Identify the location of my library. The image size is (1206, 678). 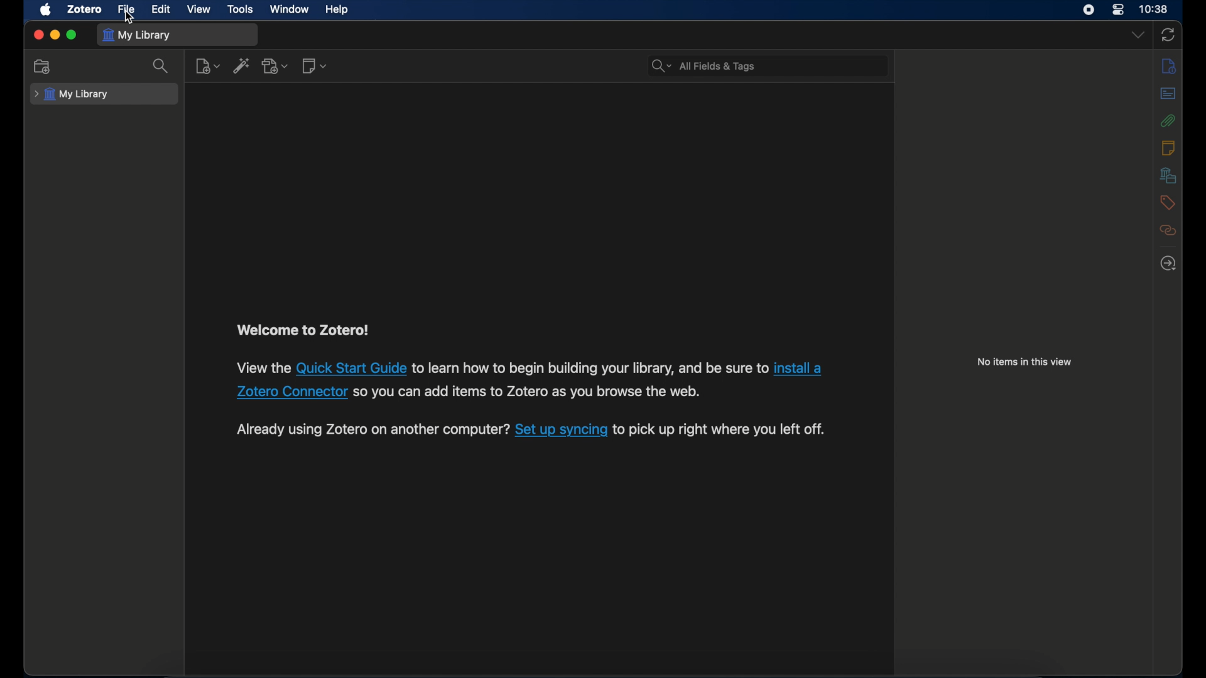
(136, 36).